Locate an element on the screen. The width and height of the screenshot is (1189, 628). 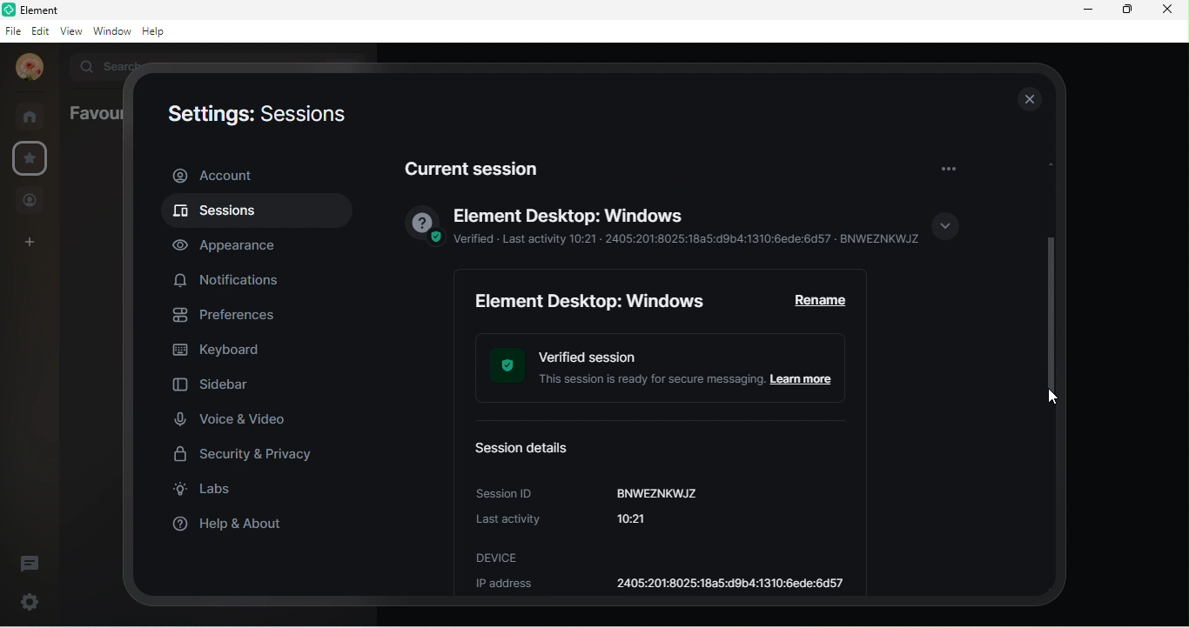
verified image is located at coordinates (421, 228).